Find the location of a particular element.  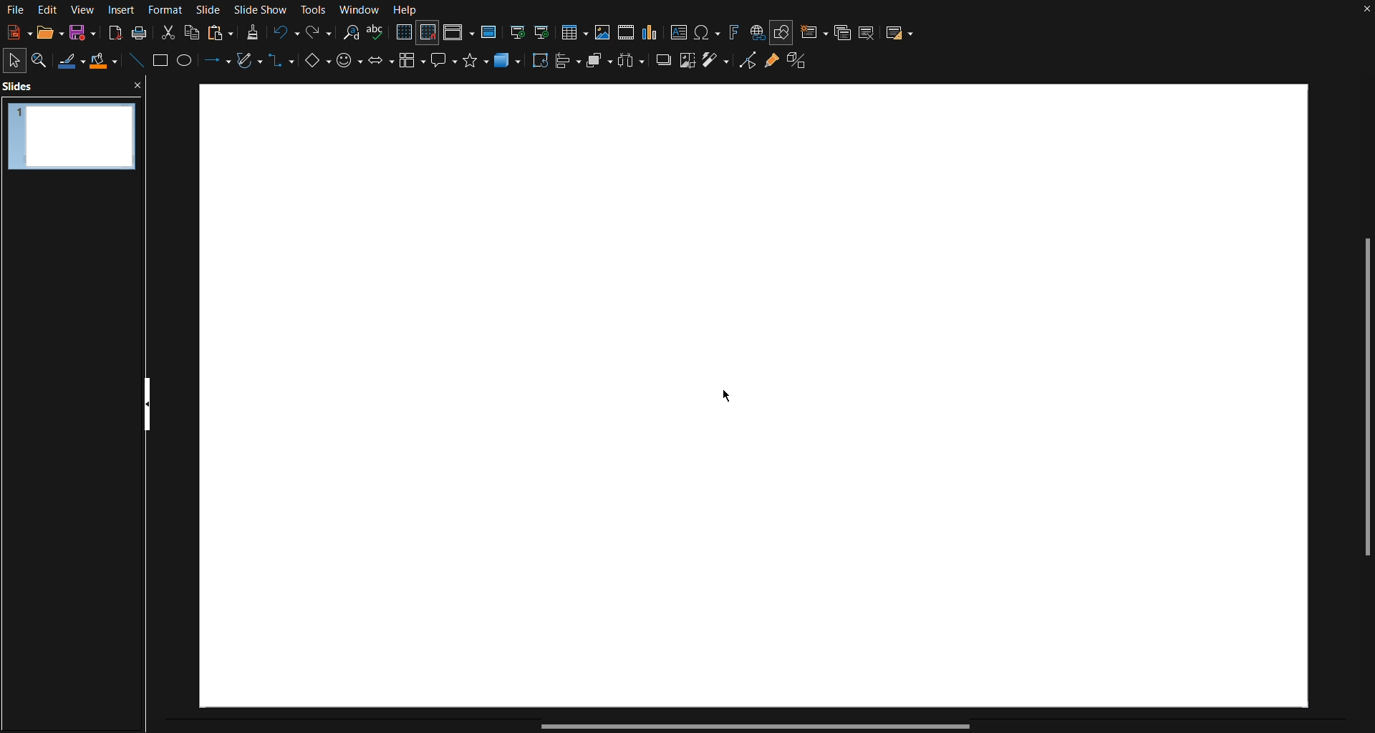

Line is located at coordinates (135, 63).